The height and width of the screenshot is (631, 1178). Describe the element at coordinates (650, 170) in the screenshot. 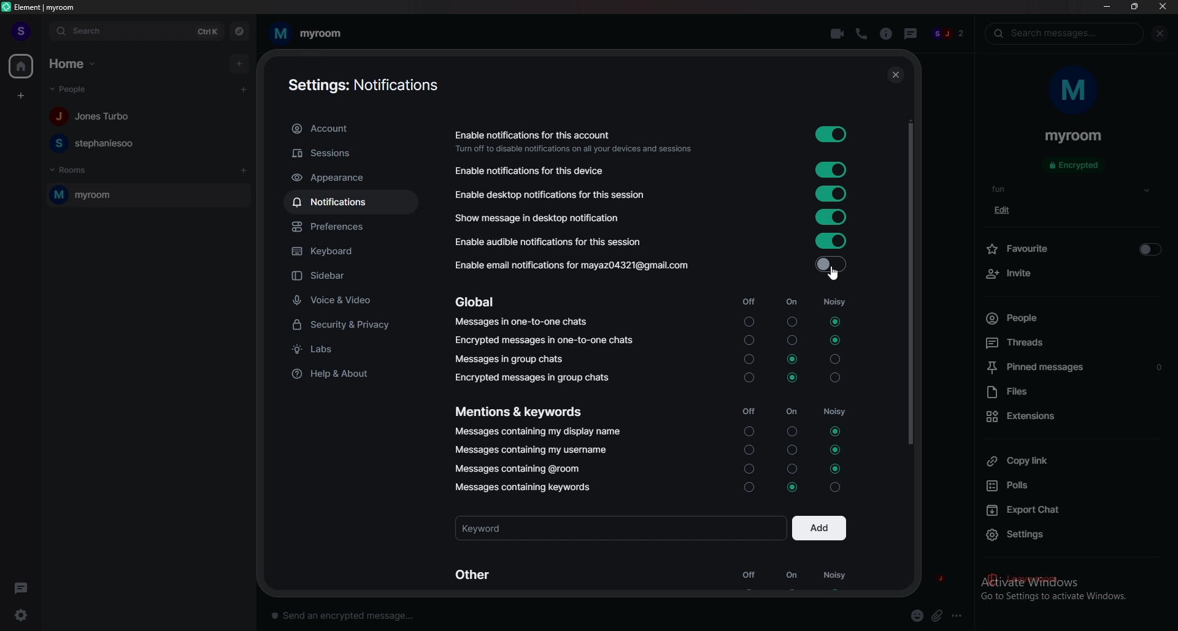

I see `notifications for this device` at that location.